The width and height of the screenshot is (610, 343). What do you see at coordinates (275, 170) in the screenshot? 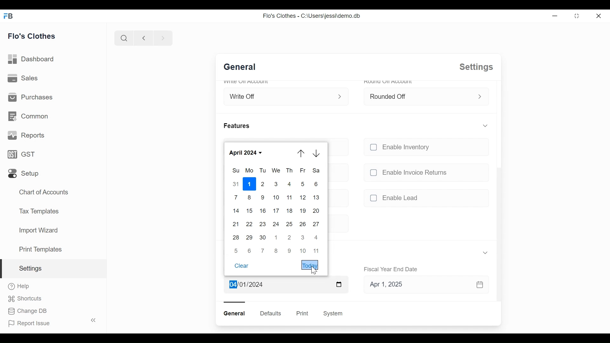
I see `We` at bounding box center [275, 170].